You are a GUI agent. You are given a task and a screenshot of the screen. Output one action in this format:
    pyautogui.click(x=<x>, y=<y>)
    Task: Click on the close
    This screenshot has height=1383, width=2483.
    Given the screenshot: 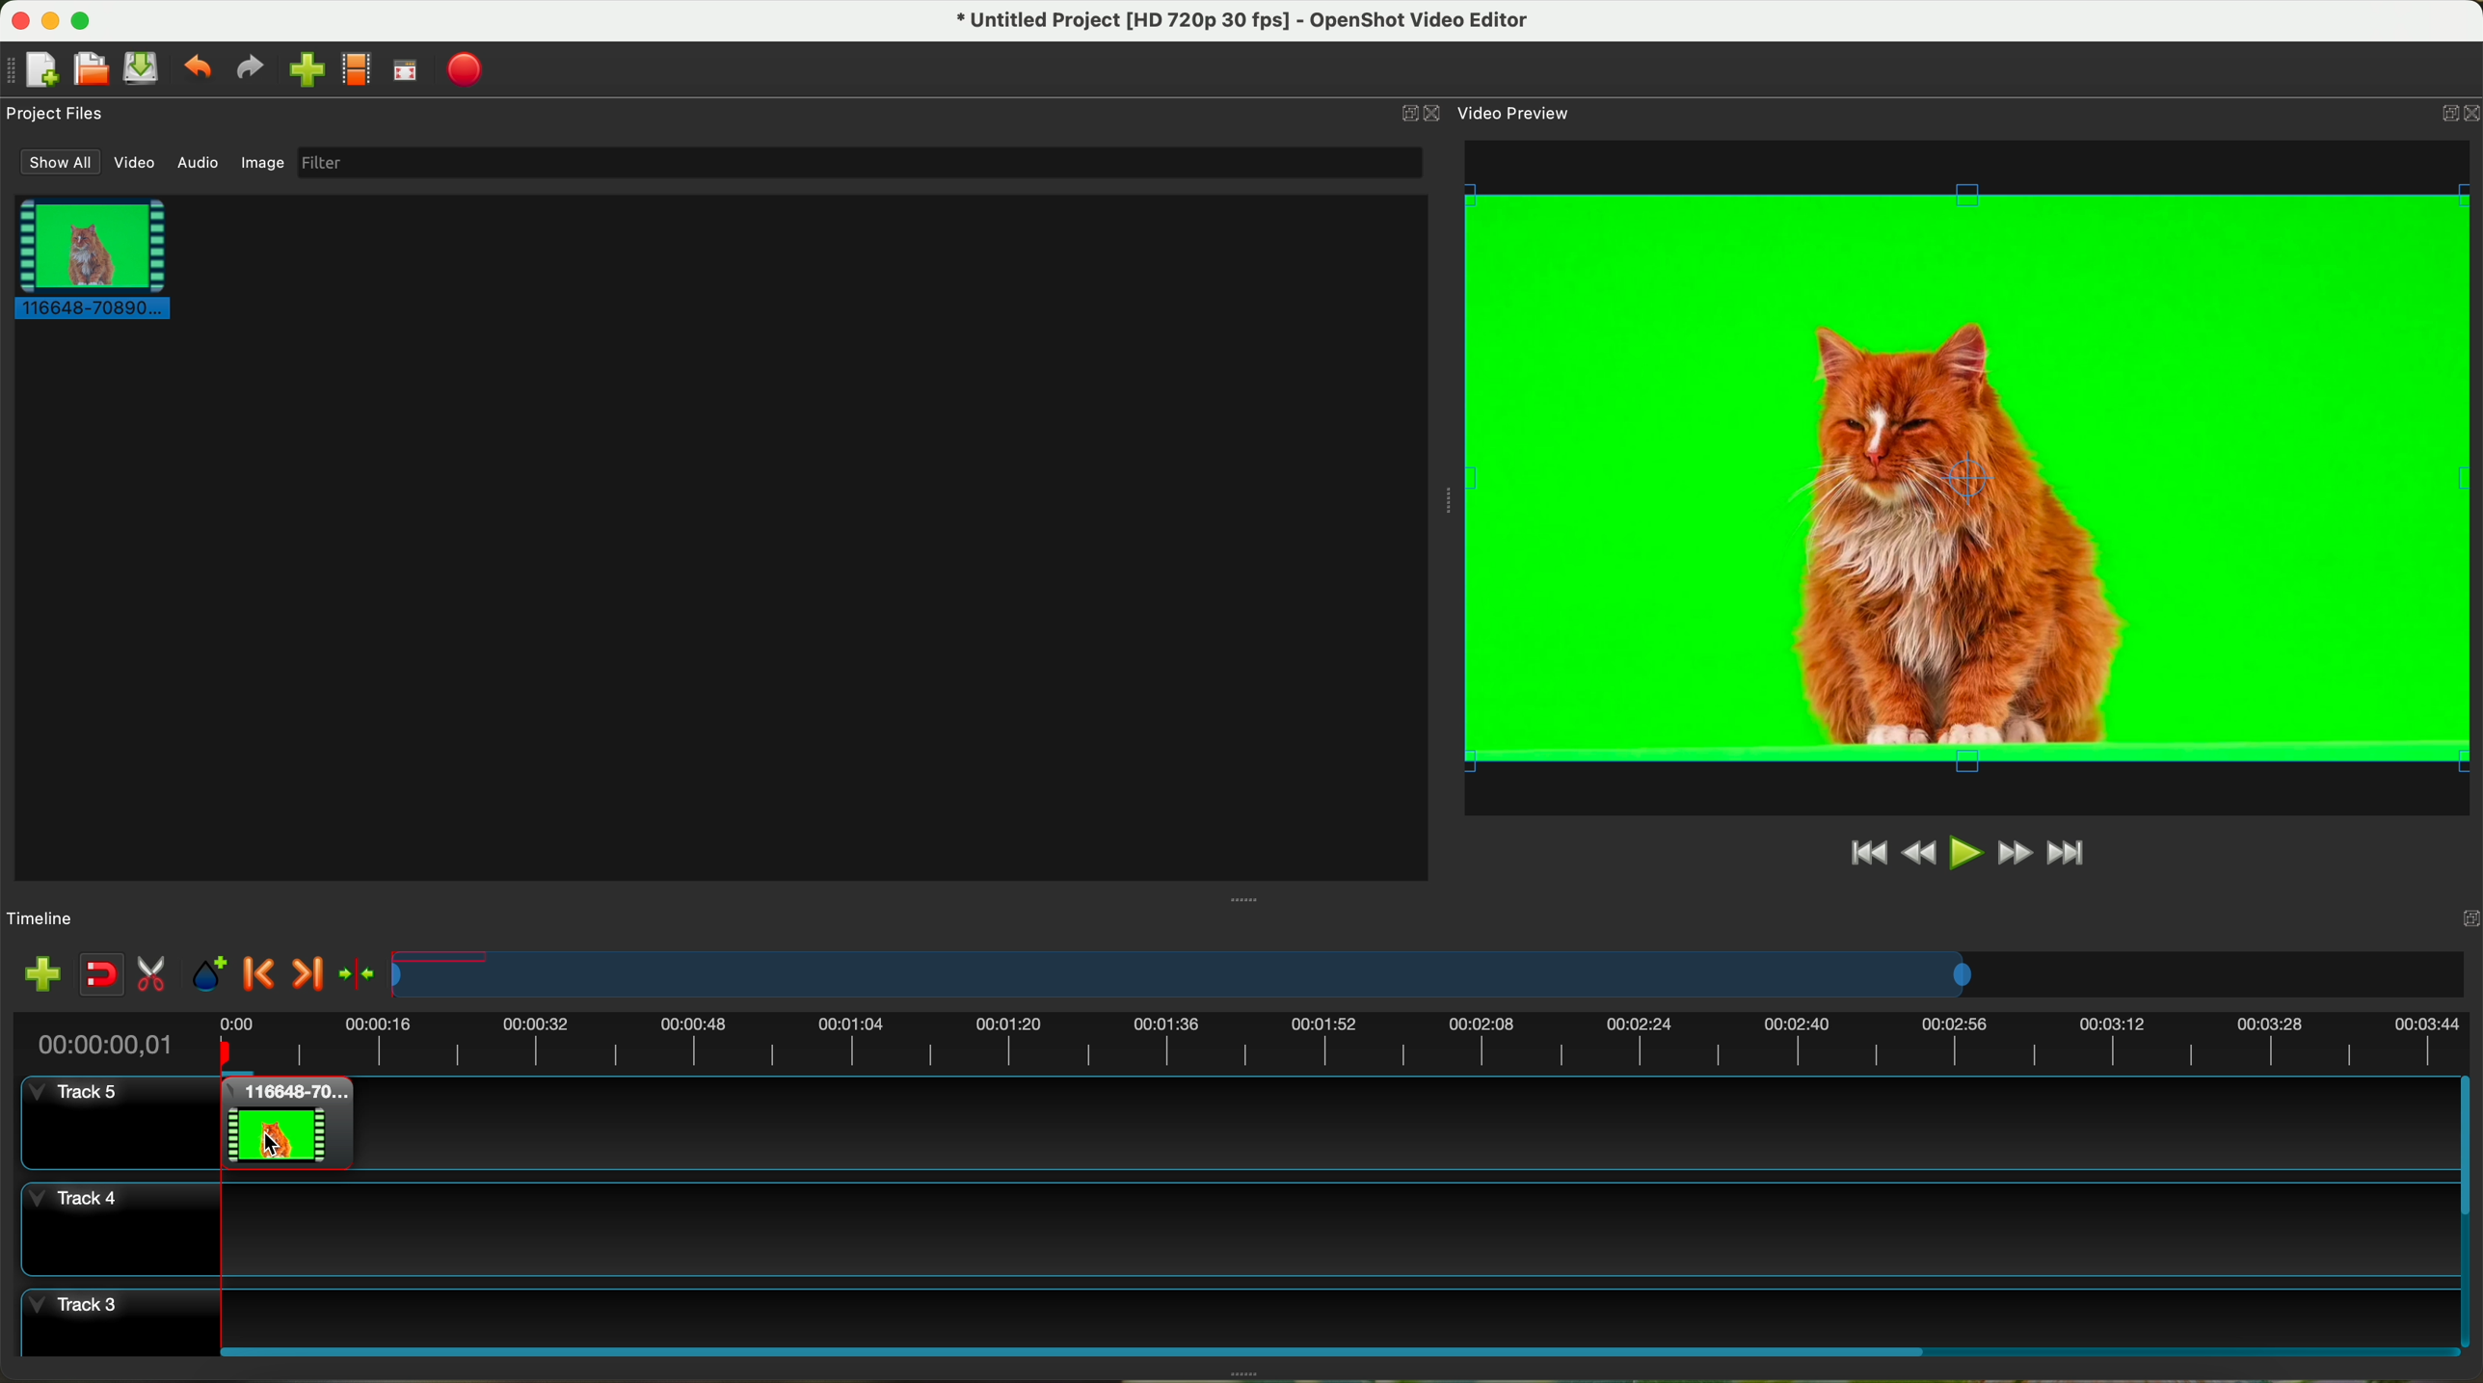 What is the action you would take?
    pyautogui.click(x=1423, y=114)
    